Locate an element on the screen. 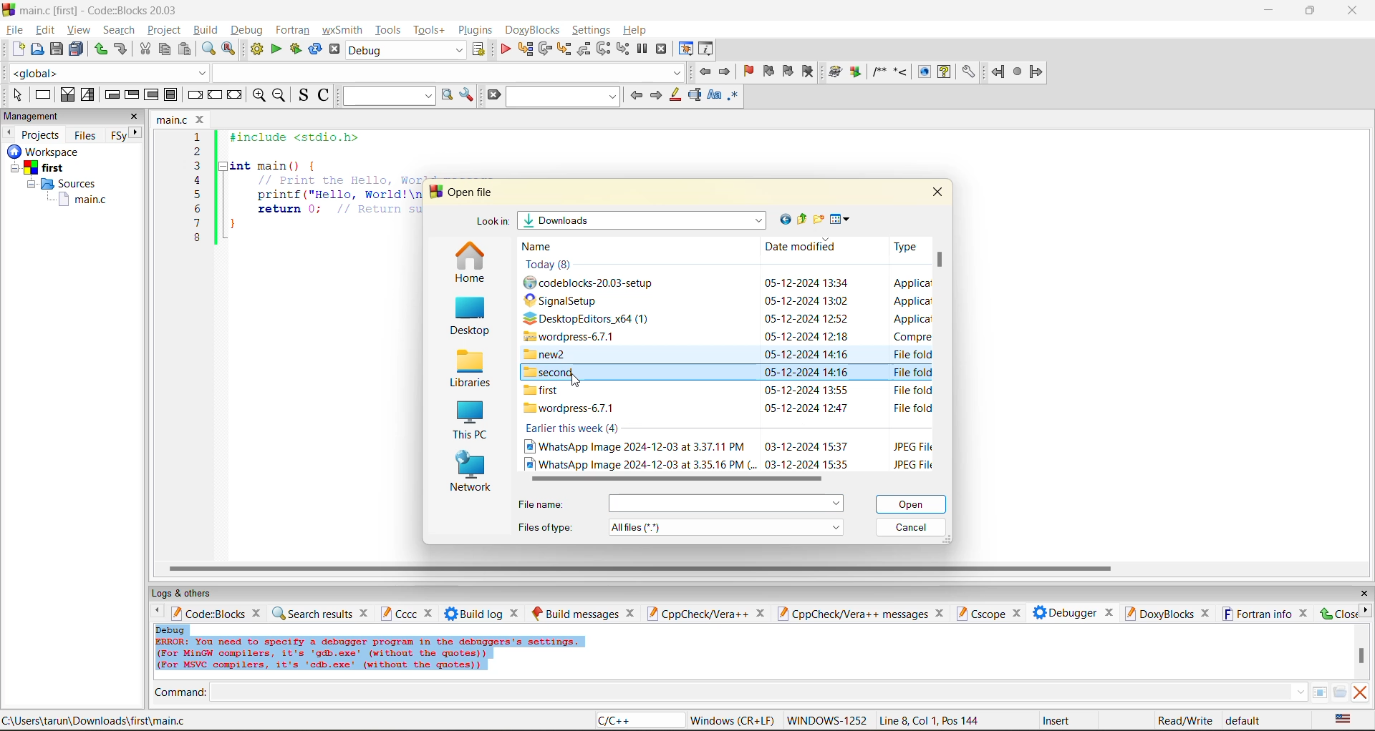  abort is located at coordinates (334, 49).